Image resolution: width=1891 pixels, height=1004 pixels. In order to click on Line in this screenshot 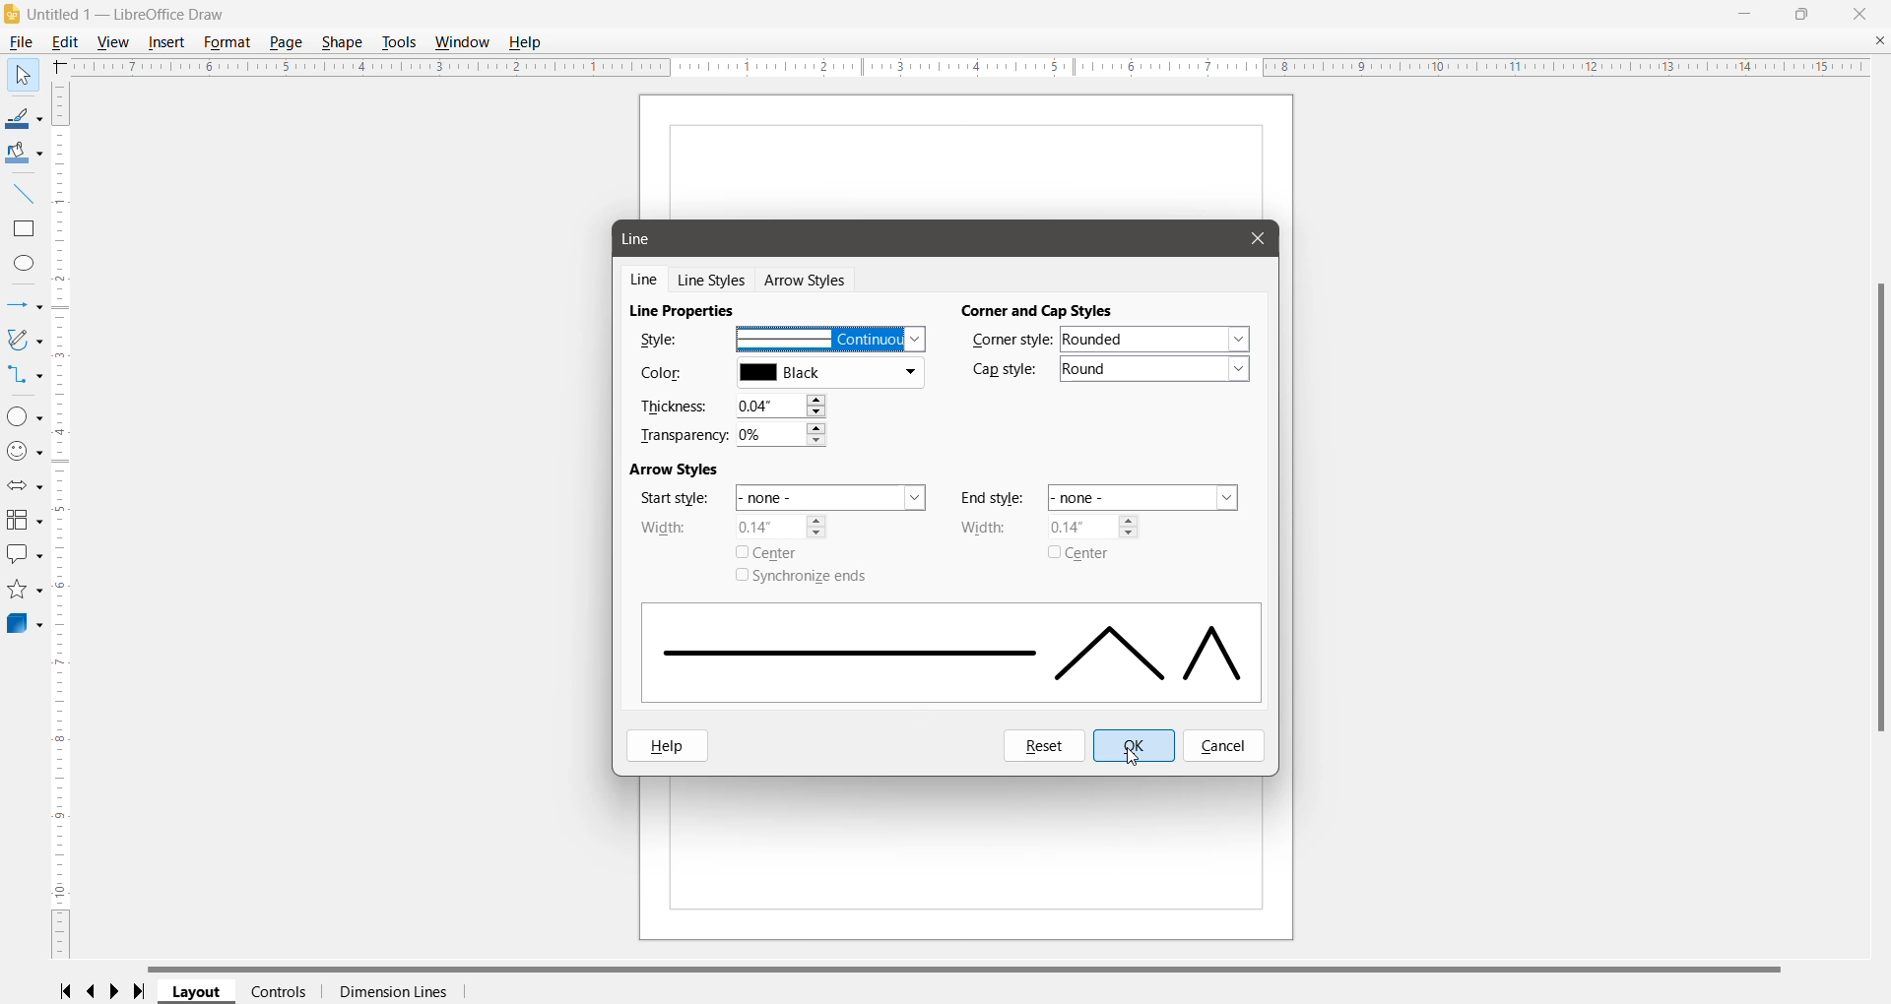, I will do `click(645, 281)`.